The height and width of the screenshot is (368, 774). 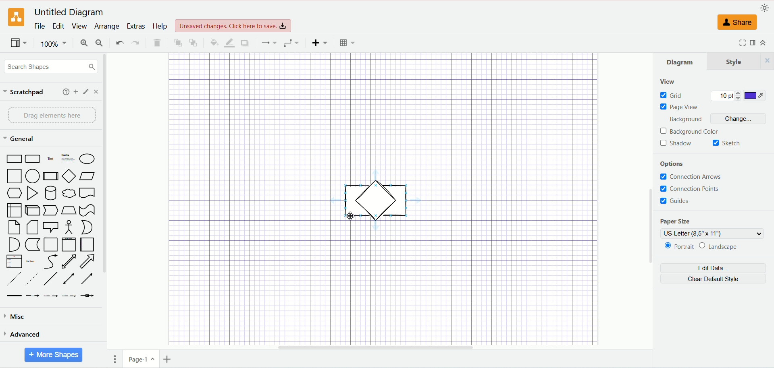 I want to click on to back, so click(x=193, y=42).